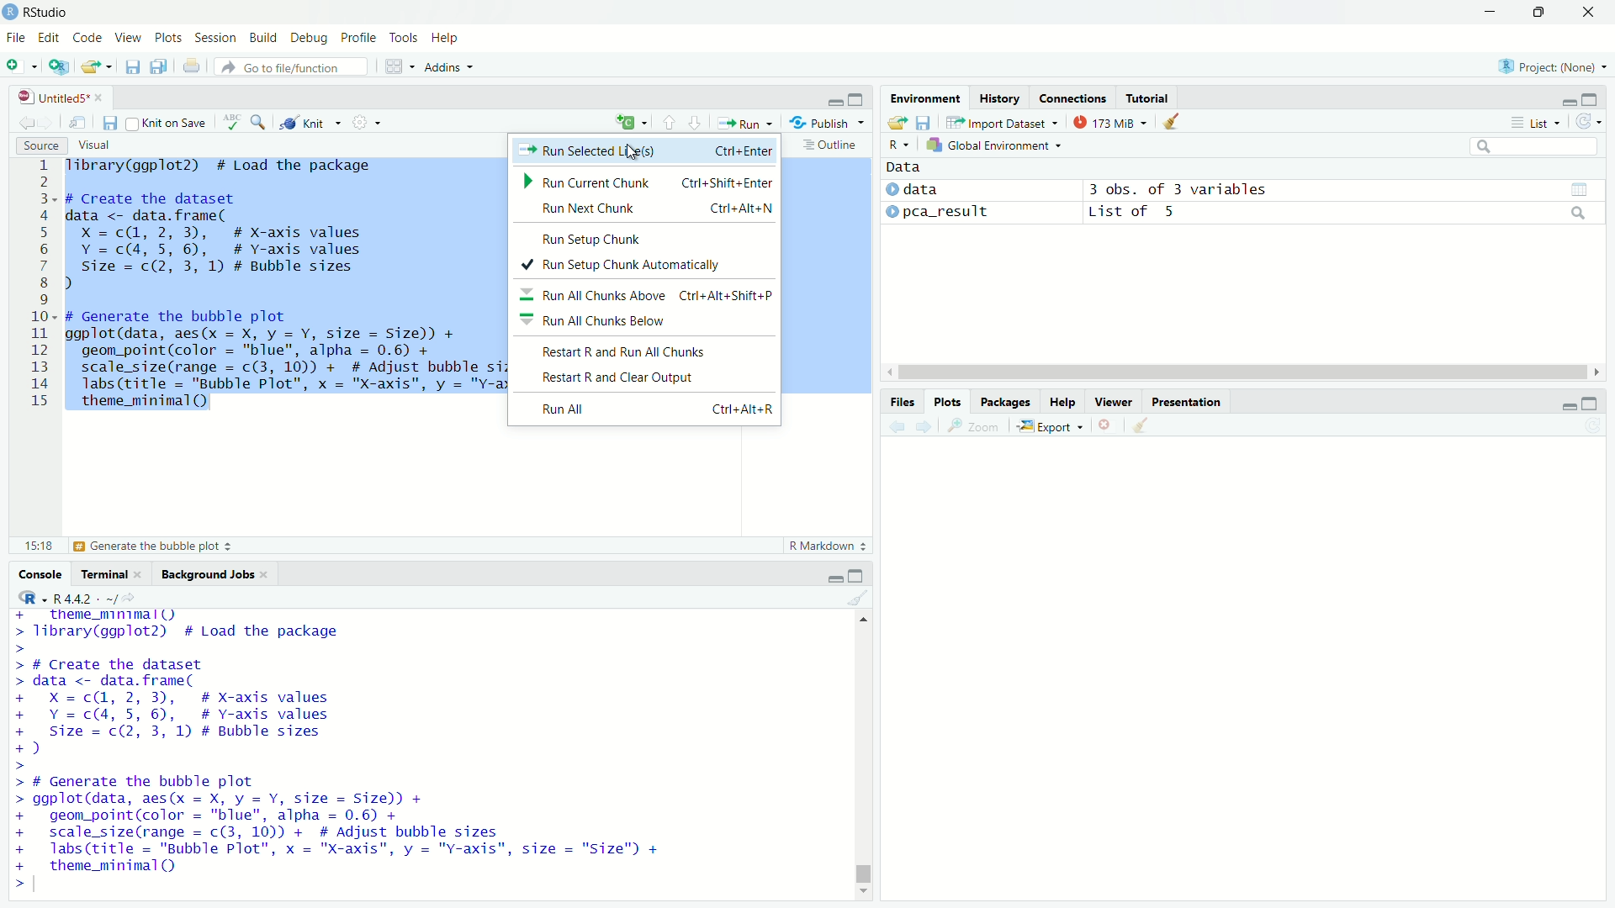  I want to click on help, so click(1062, 402).